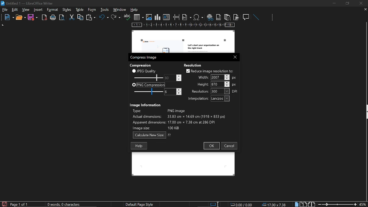 This screenshot has width=368, height=207. What do you see at coordinates (141, 204) in the screenshot?
I see `page style` at bounding box center [141, 204].